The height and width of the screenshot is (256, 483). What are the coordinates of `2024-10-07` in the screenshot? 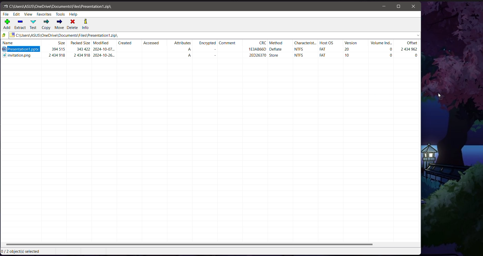 It's located at (104, 49).